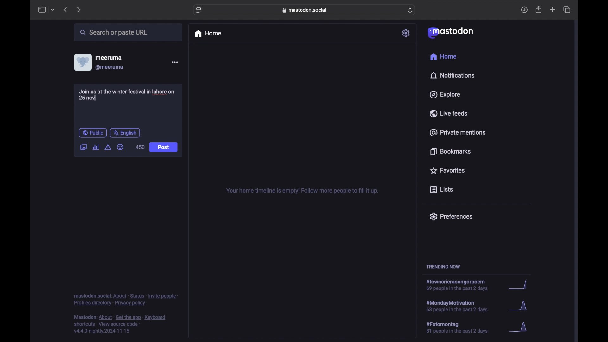 This screenshot has height=342, width=608. Describe the element at coordinates (126, 299) in the screenshot. I see `footnote` at that location.